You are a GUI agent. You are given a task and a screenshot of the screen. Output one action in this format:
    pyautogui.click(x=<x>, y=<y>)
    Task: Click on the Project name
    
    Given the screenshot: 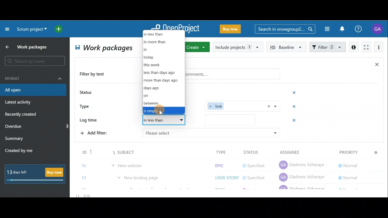 What is the action you would take?
    pyautogui.click(x=31, y=30)
    